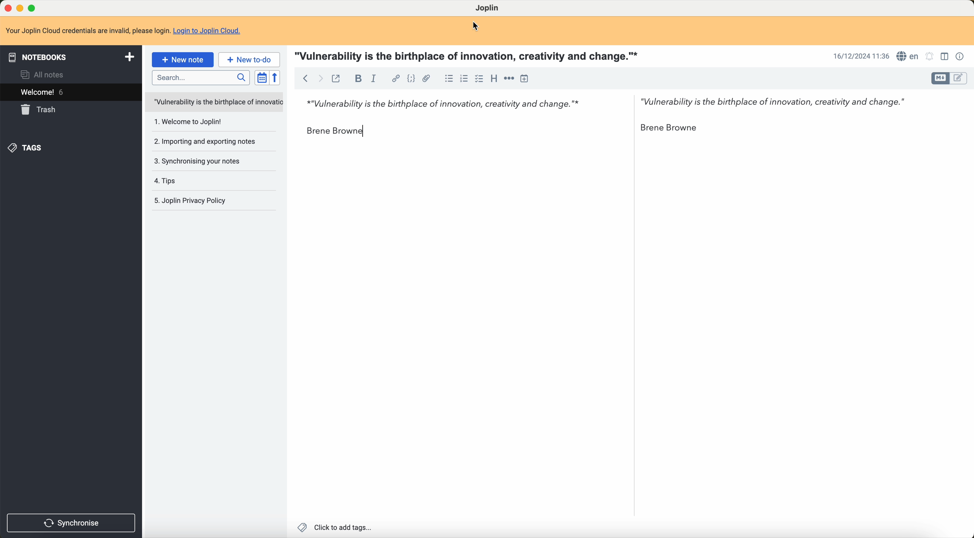  Describe the element at coordinates (44, 93) in the screenshot. I see `welcome` at that location.